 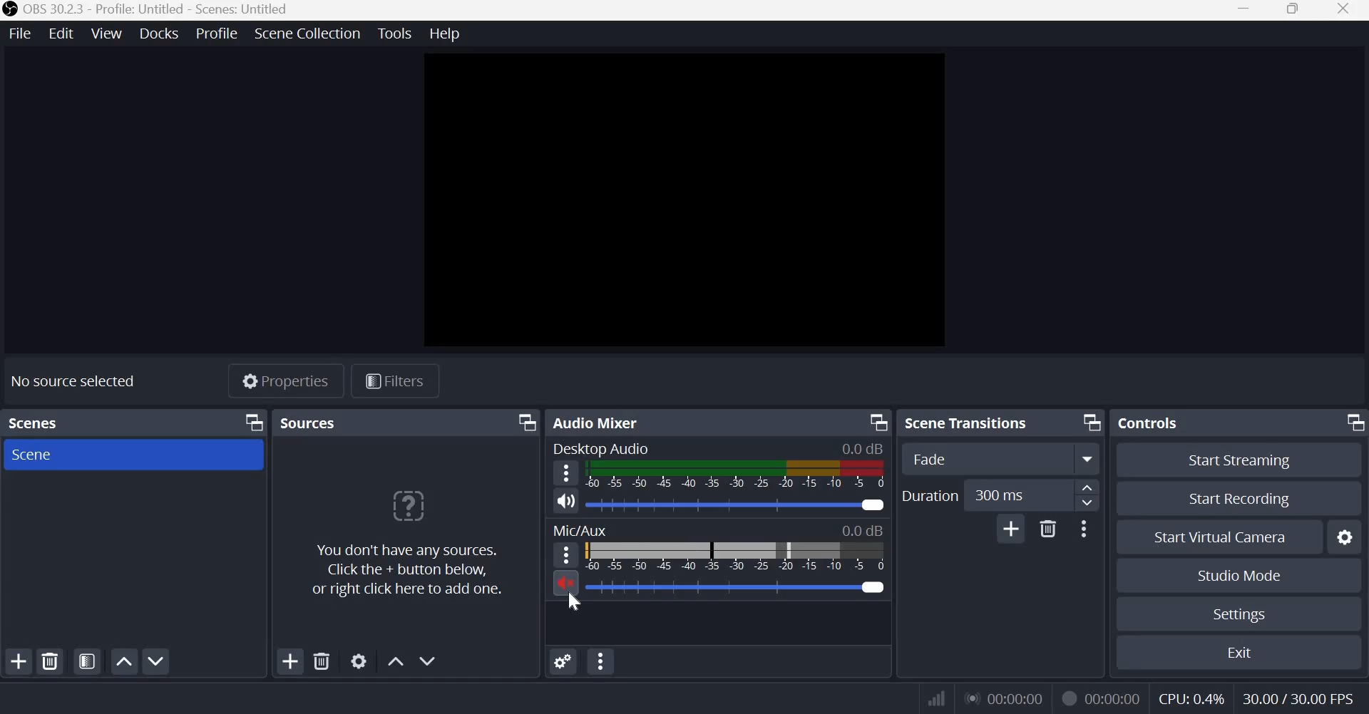 What do you see at coordinates (1067, 699) in the screenshot?
I see `Recording Status Icon` at bounding box center [1067, 699].